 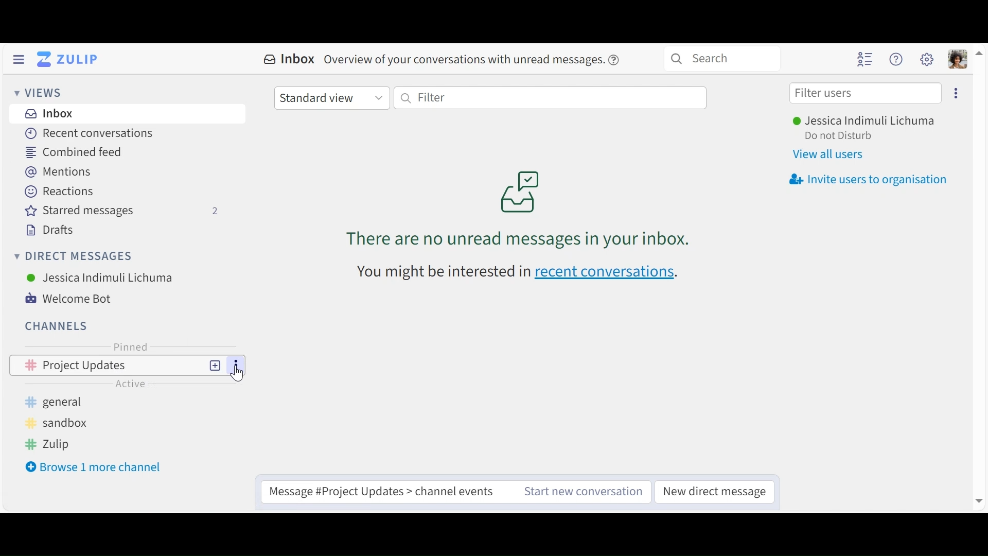 I want to click on Standard view, so click(x=331, y=97).